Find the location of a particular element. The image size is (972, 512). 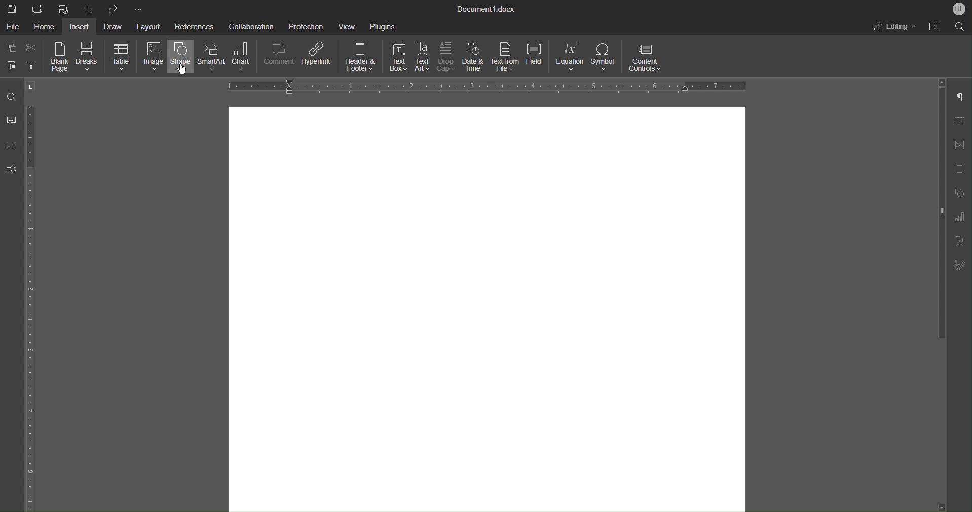

Headings is located at coordinates (13, 147).